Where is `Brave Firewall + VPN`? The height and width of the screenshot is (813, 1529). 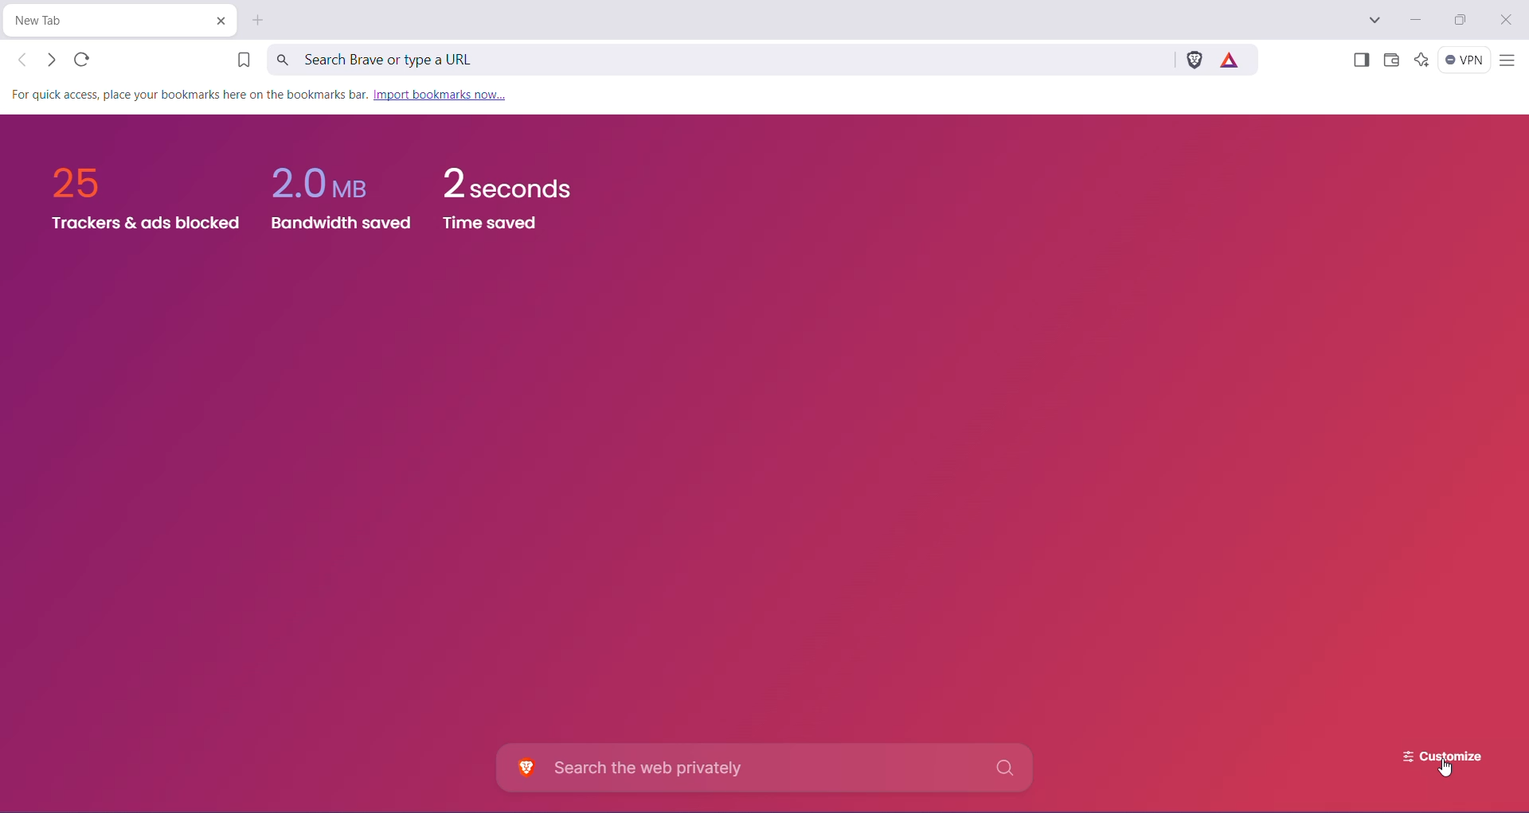 Brave Firewall + VPN is located at coordinates (1464, 60).